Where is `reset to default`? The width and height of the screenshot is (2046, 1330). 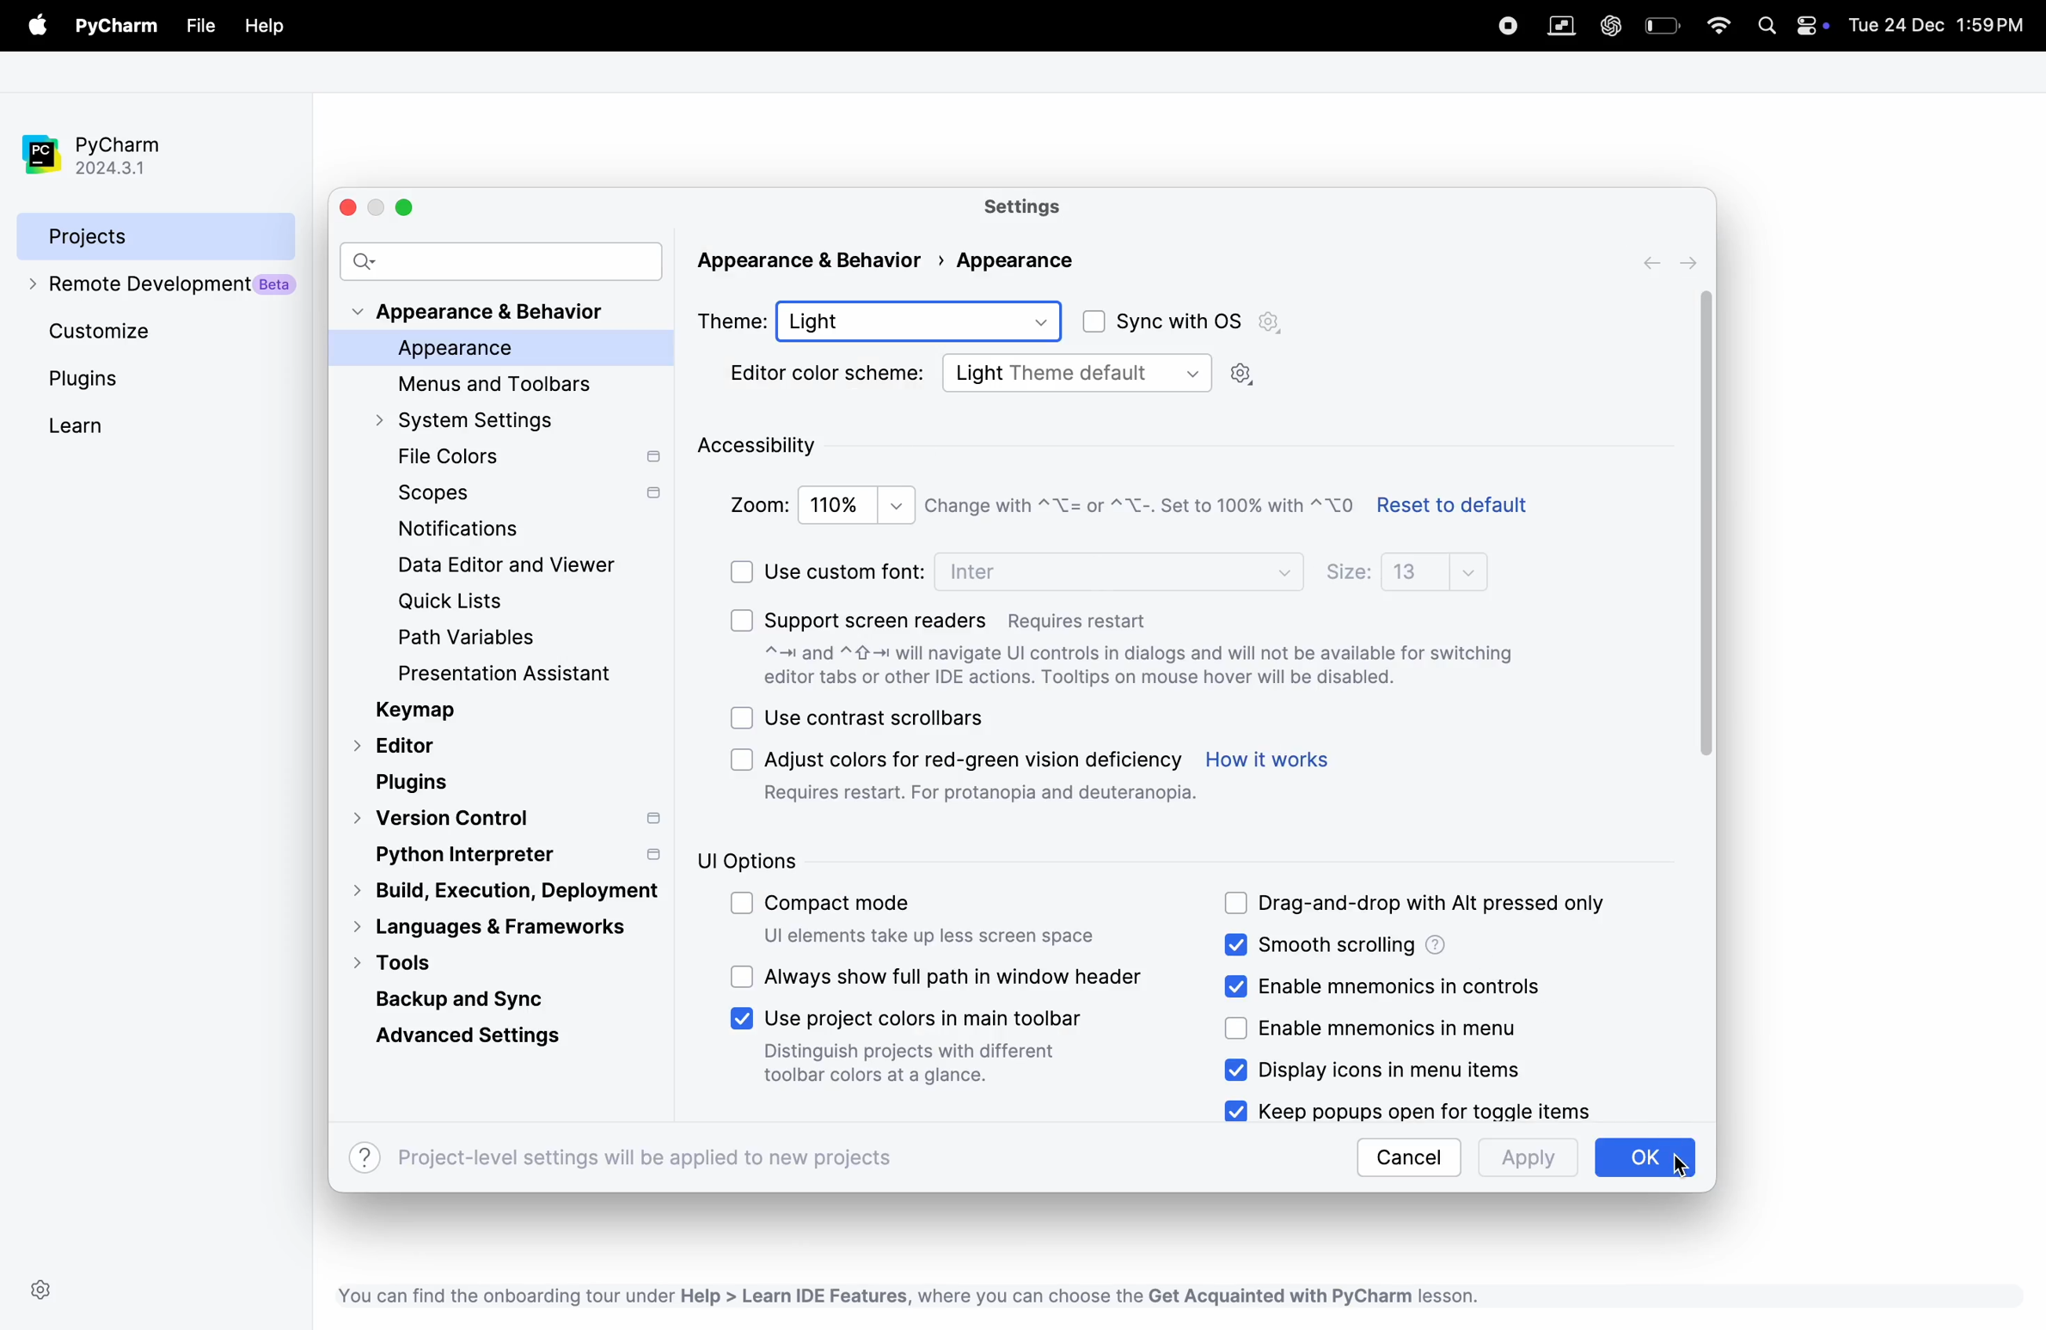 reset to default is located at coordinates (1467, 509).